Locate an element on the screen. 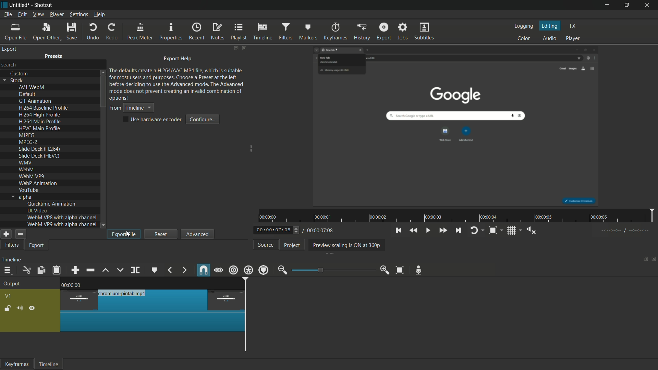 The height and width of the screenshot is (370, 658). toggle grid is located at coordinates (512, 231).